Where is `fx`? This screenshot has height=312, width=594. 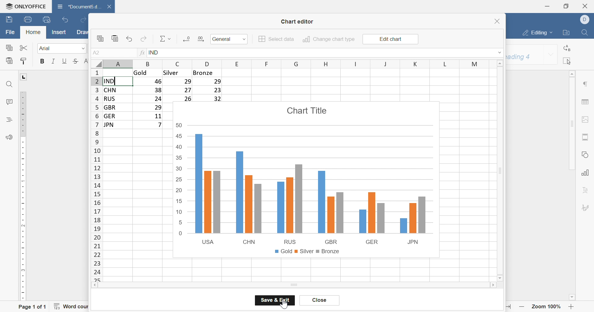 fx is located at coordinates (142, 53).